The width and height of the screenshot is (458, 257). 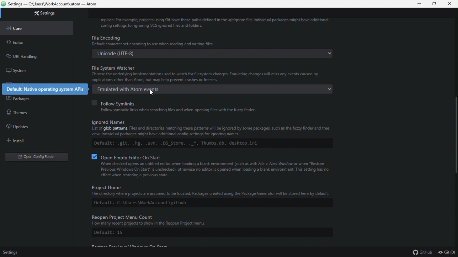 What do you see at coordinates (421, 4) in the screenshot?
I see `minimize` at bounding box center [421, 4].